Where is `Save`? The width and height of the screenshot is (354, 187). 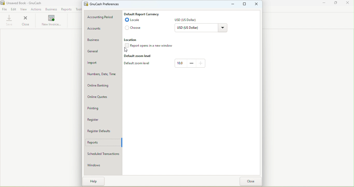 Save is located at coordinates (8, 21).